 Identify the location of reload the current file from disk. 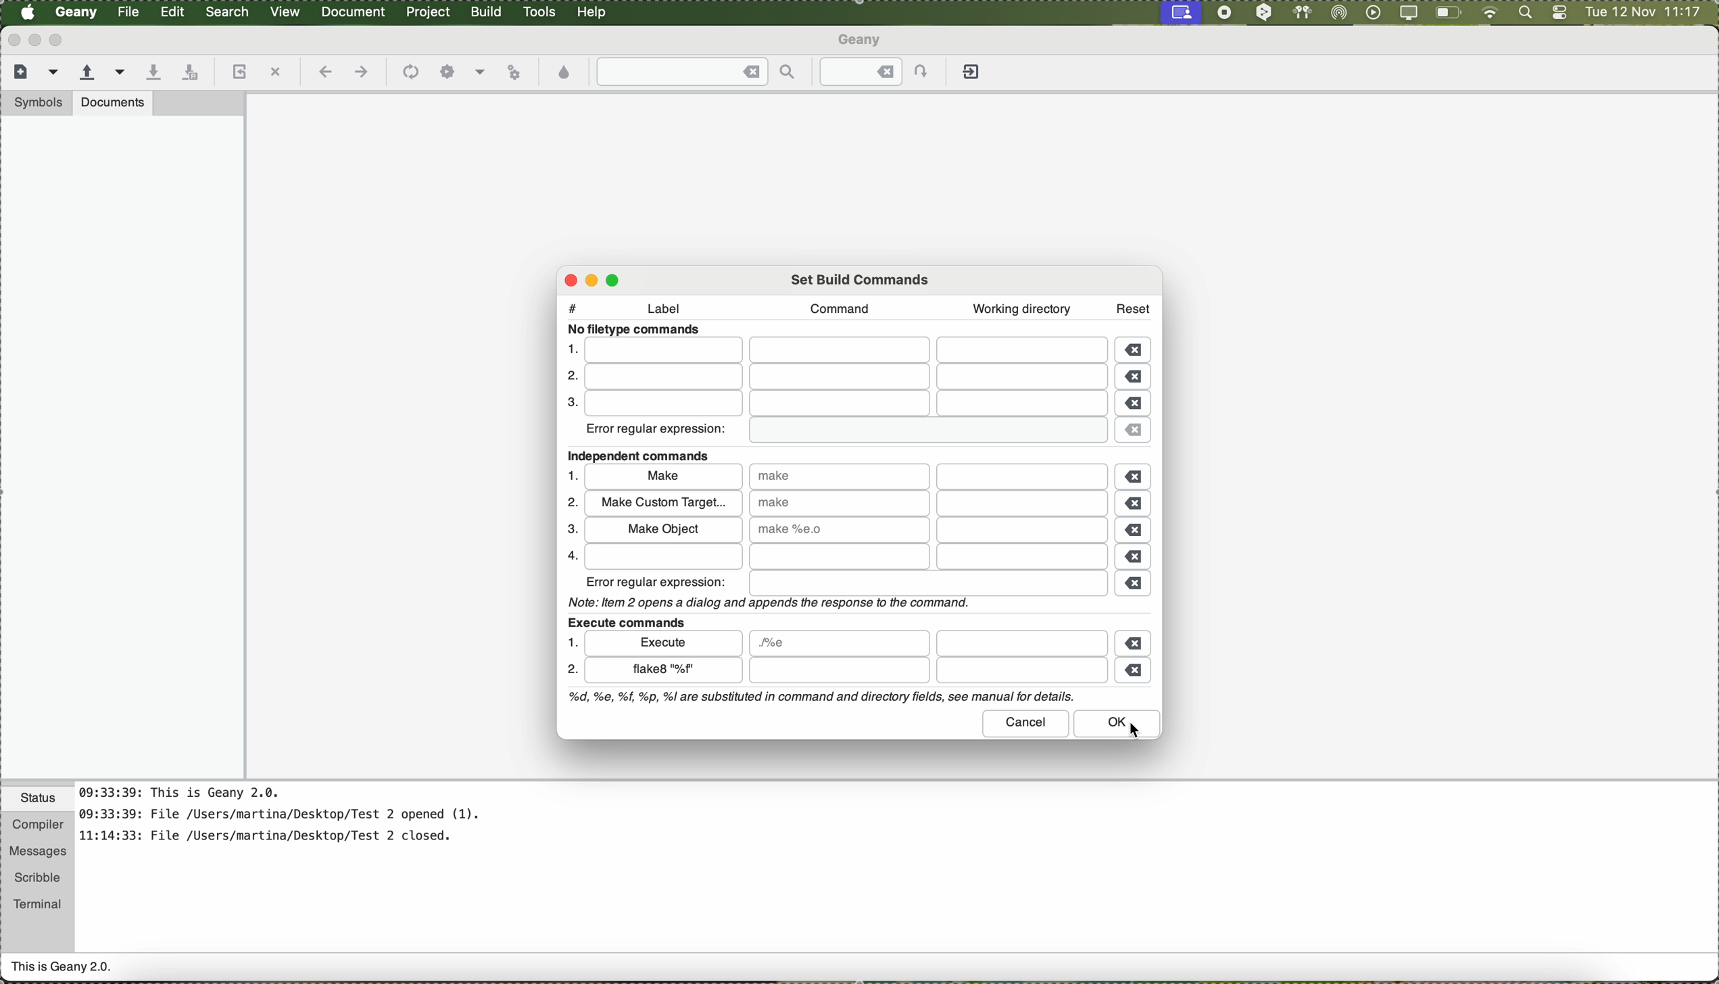
(237, 73).